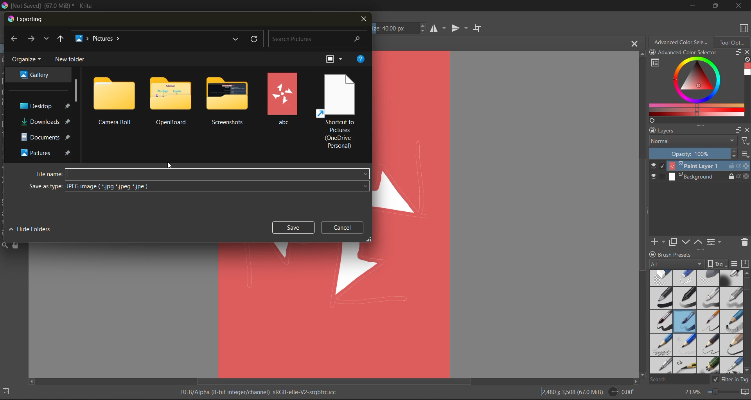 The height and width of the screenshot is (400, 751). What do you see at coordinates (736, 264) in the screenshot?
I see `display settings` at bounding box center [736, 264].